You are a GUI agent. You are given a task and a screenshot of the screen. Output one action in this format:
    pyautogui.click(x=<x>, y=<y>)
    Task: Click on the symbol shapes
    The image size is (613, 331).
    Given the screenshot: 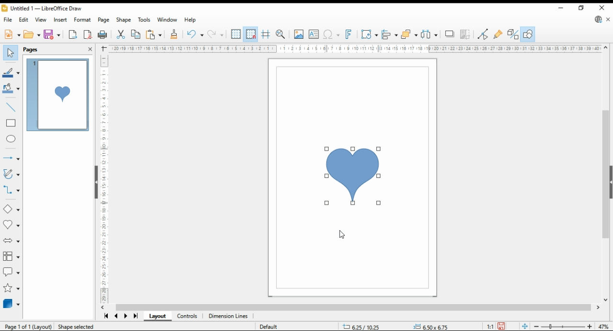 What is the action you would take?
    pyautogui.click(x=11, y=225)
    